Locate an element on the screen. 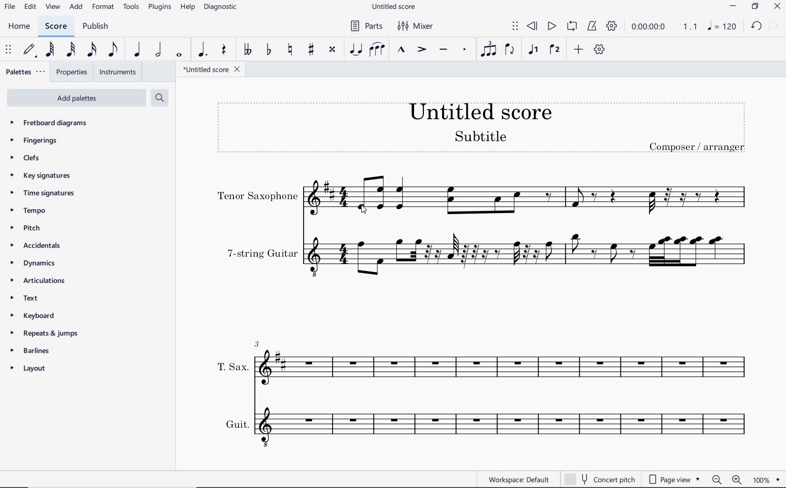 The height and width of the screenshot is (488, 786). TOGGLE SHARP is located at coordinates (312, 49).